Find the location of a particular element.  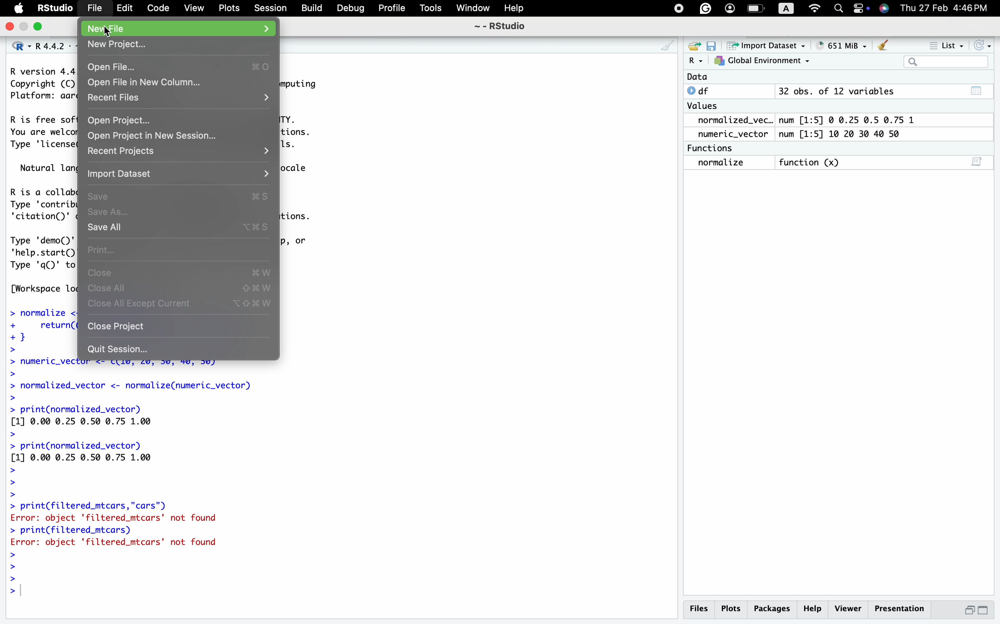

Close all except current is located at coordinates (181, 307).